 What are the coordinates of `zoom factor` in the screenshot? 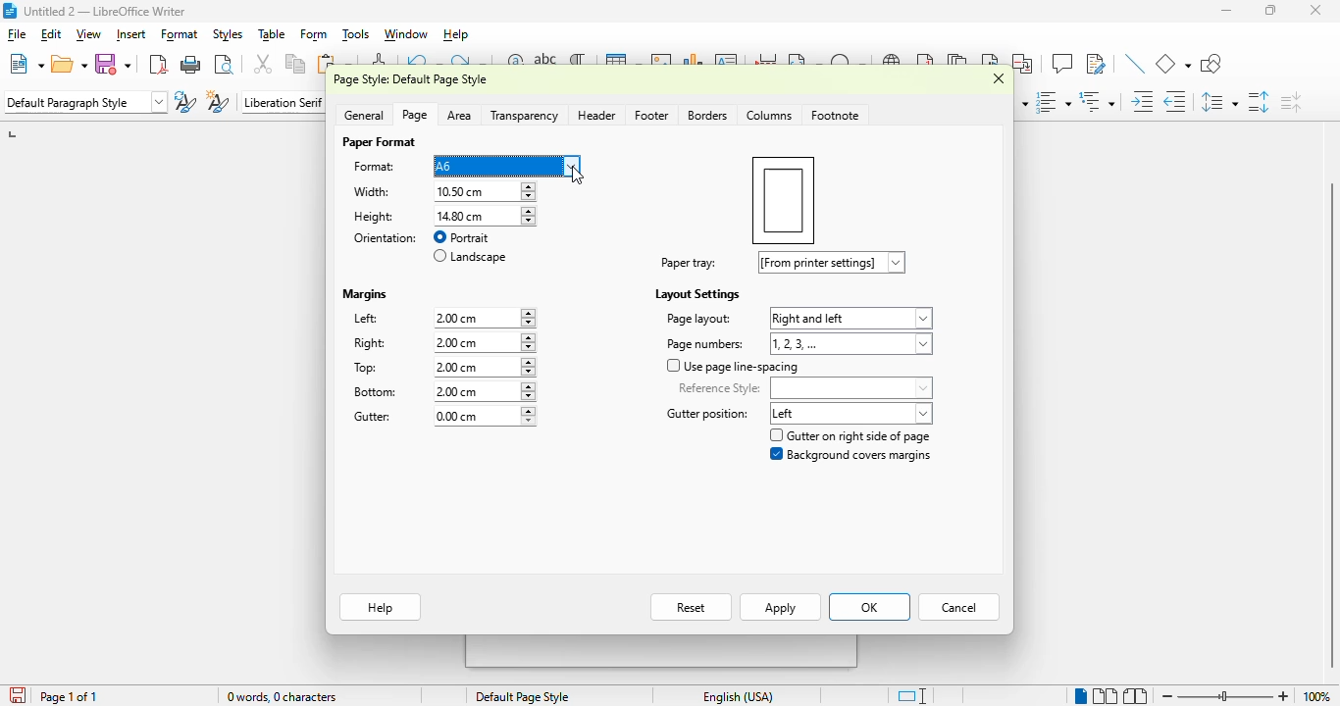 It's located at (1317, 696).